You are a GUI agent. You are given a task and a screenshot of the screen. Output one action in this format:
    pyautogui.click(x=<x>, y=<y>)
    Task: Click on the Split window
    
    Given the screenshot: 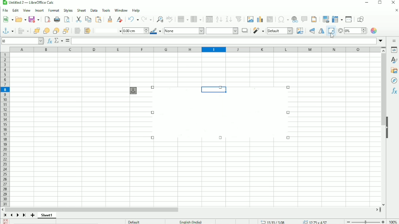 What is the action you would take?
    pyautogui.click(x=349, y=19)
    